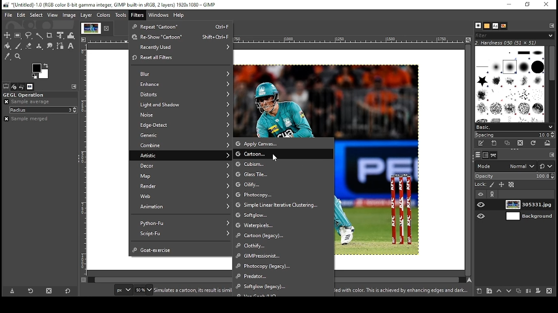  What do you see at coordinates (507, 143) in the screenshot?
I see `duplicate brush` at bounding box center [507, 143].